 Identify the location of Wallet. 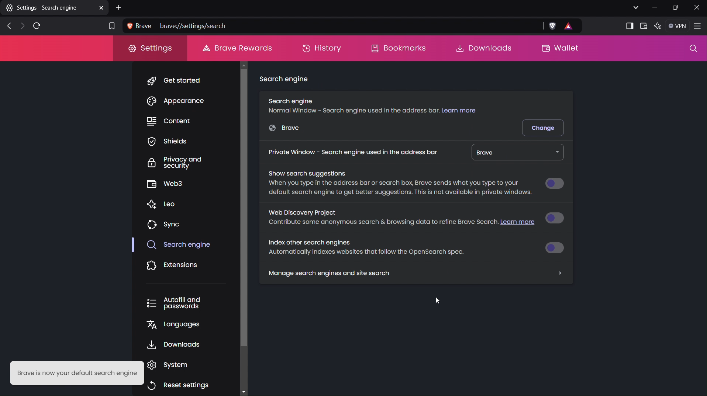
(565, 49).